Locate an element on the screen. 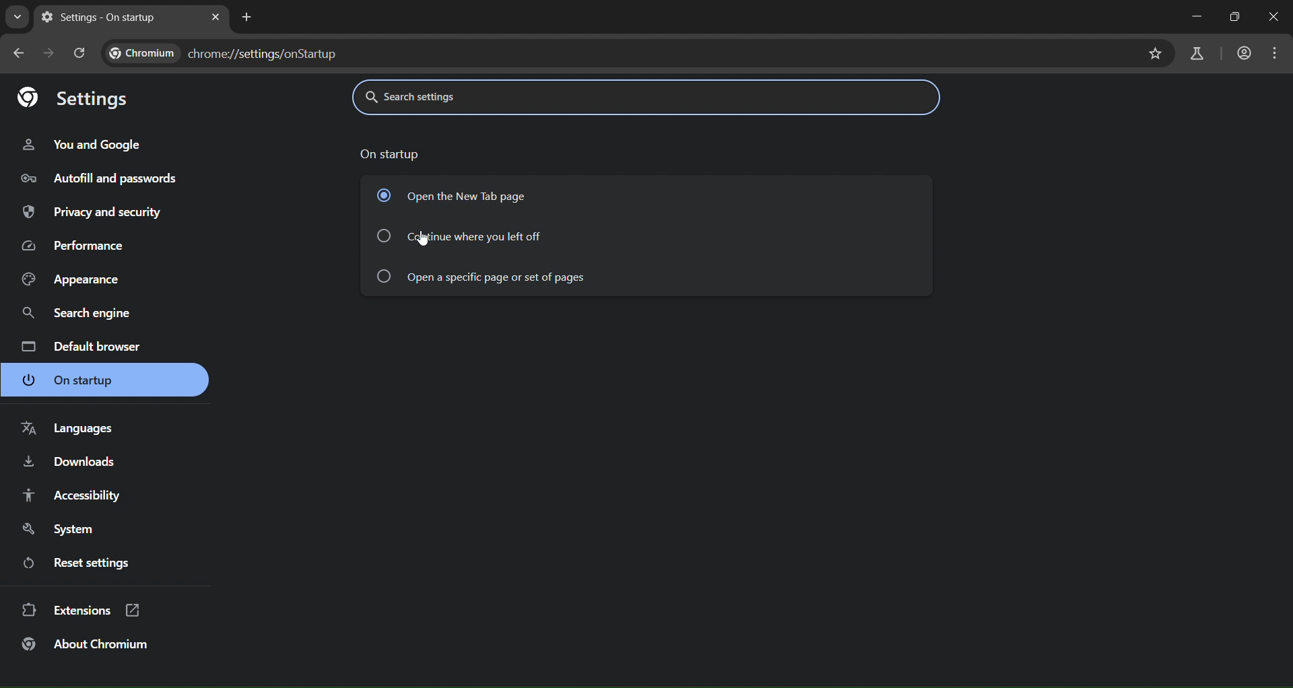 This screenshot has height=688, width=1293. system is located at coordinates (61, 530).